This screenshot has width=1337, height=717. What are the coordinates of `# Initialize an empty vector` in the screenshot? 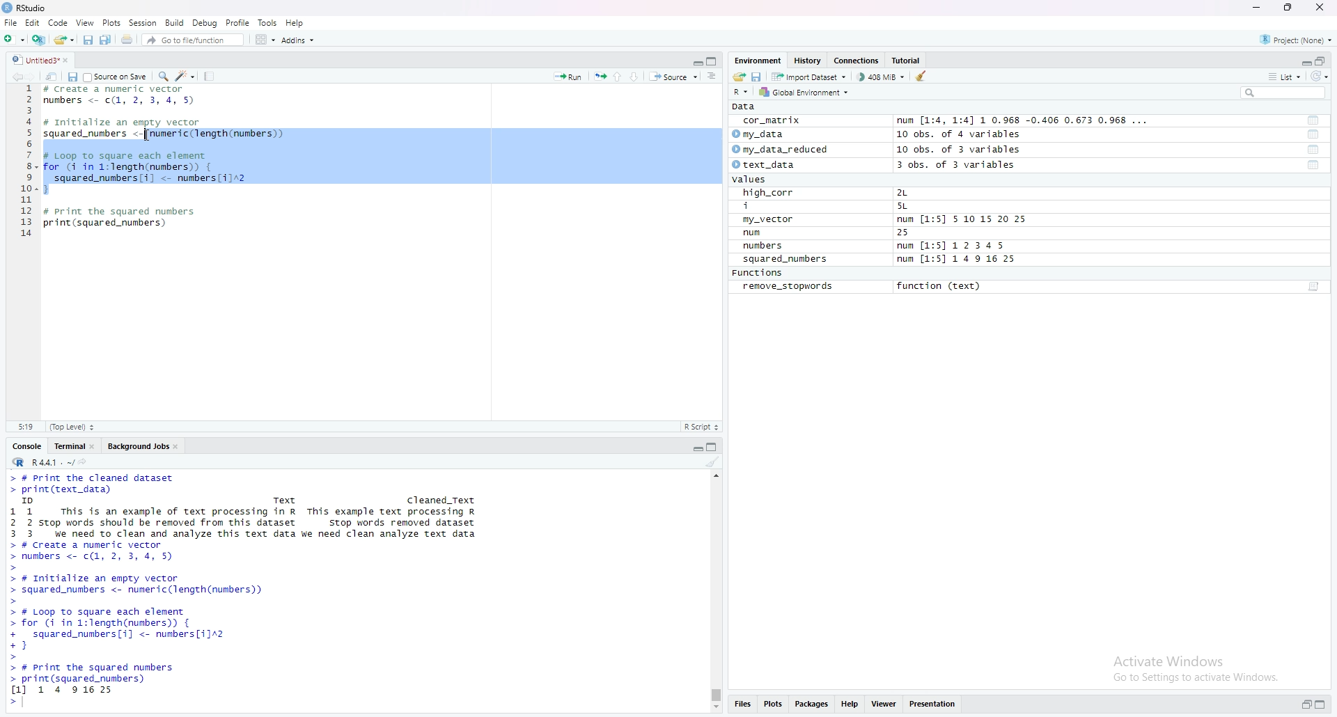 It's located at (126, 123).